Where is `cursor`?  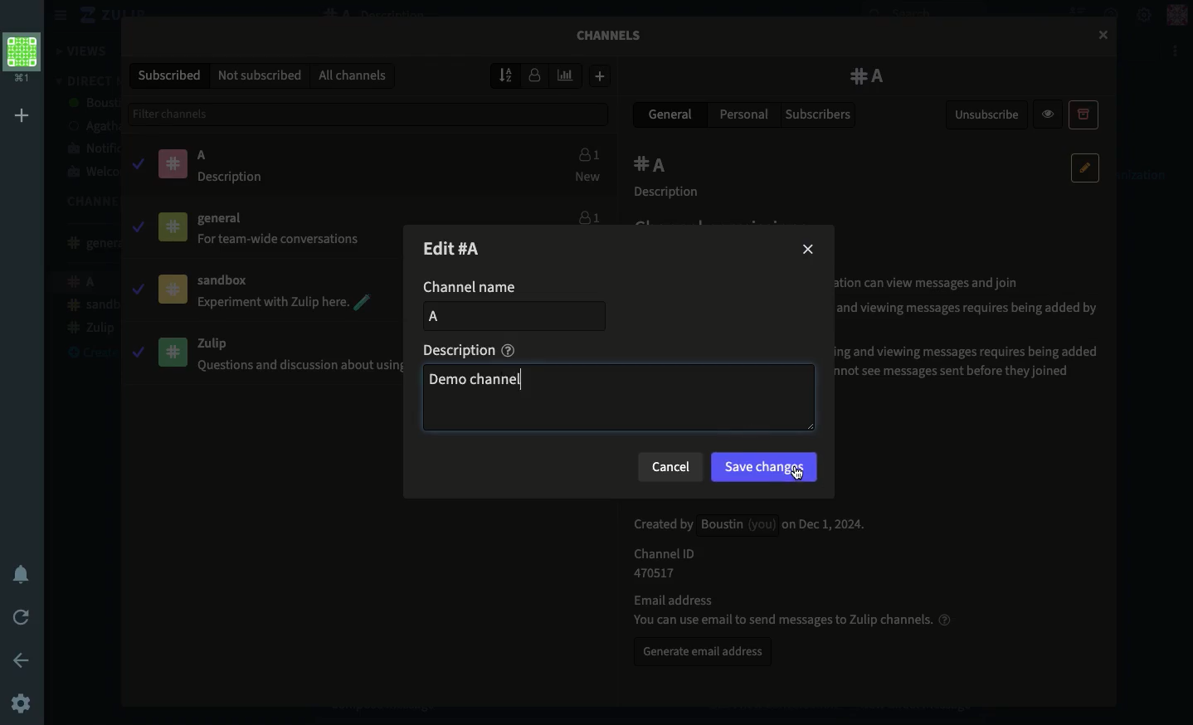
cursor is located at coordinates (1103, 35).